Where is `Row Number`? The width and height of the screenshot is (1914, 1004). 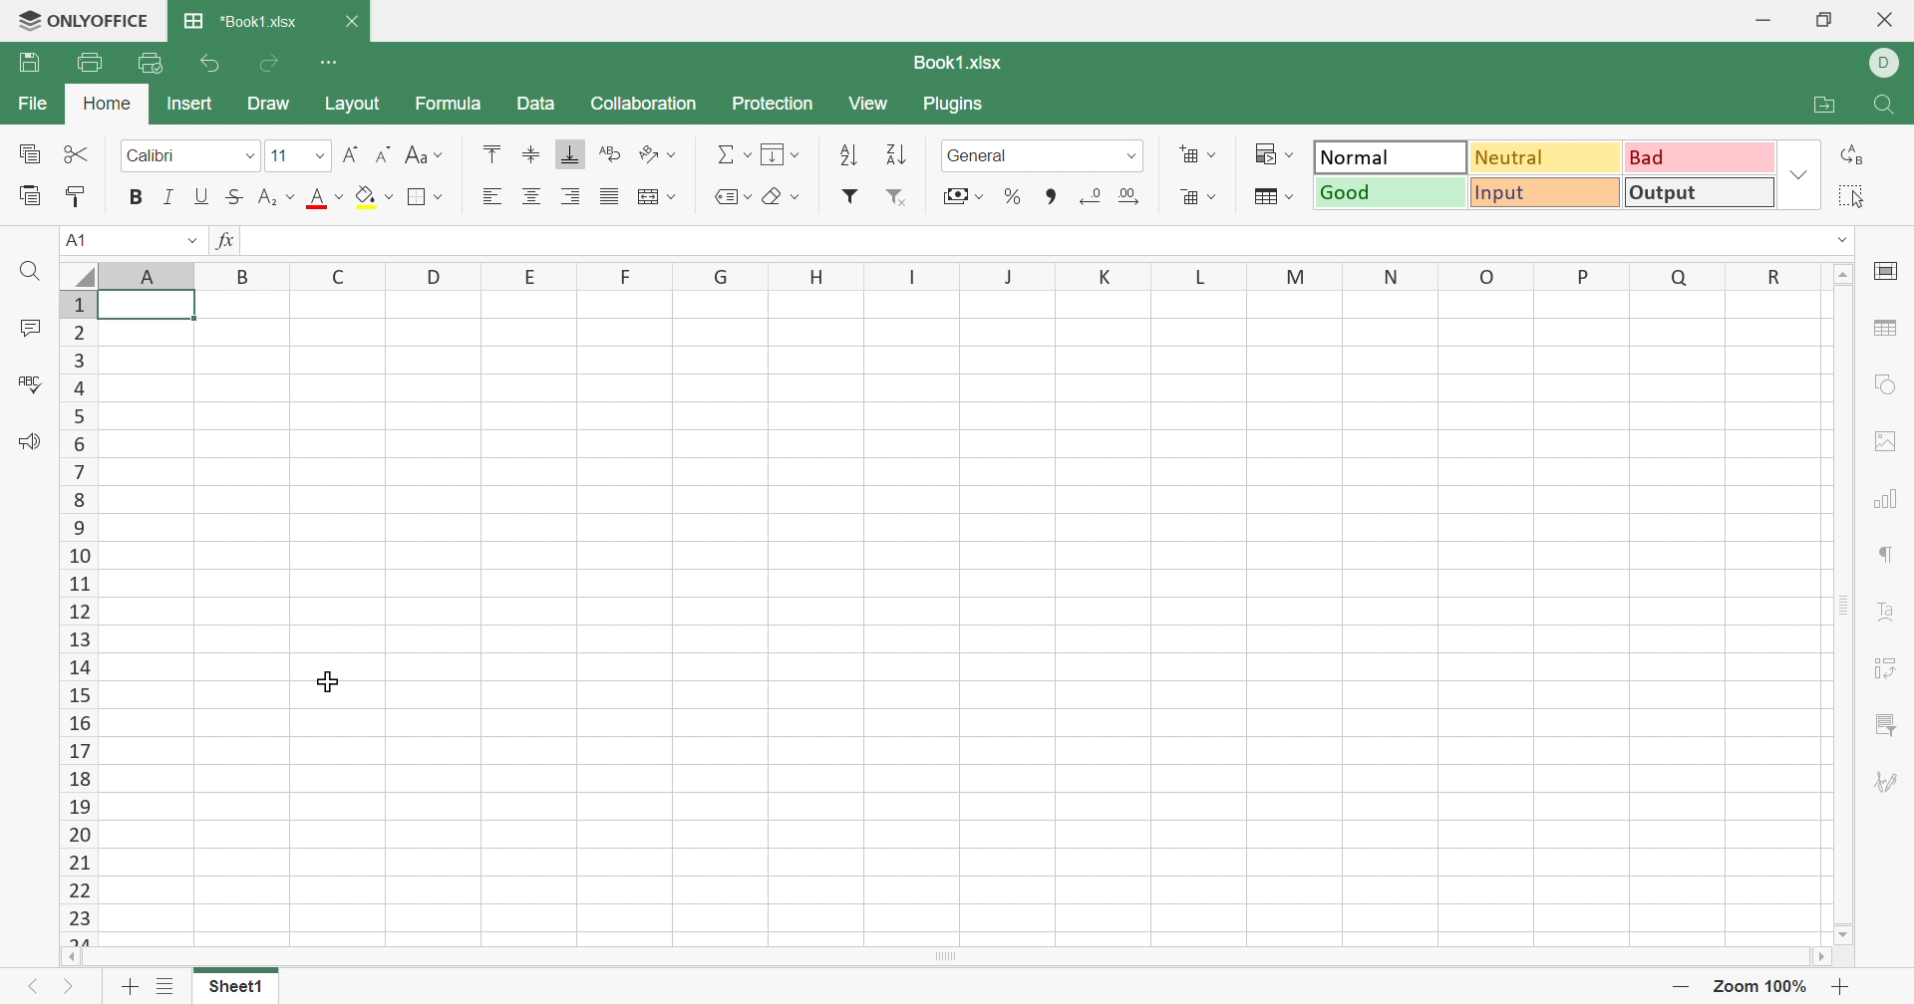 Row Number is located at coordinates (79, 619).